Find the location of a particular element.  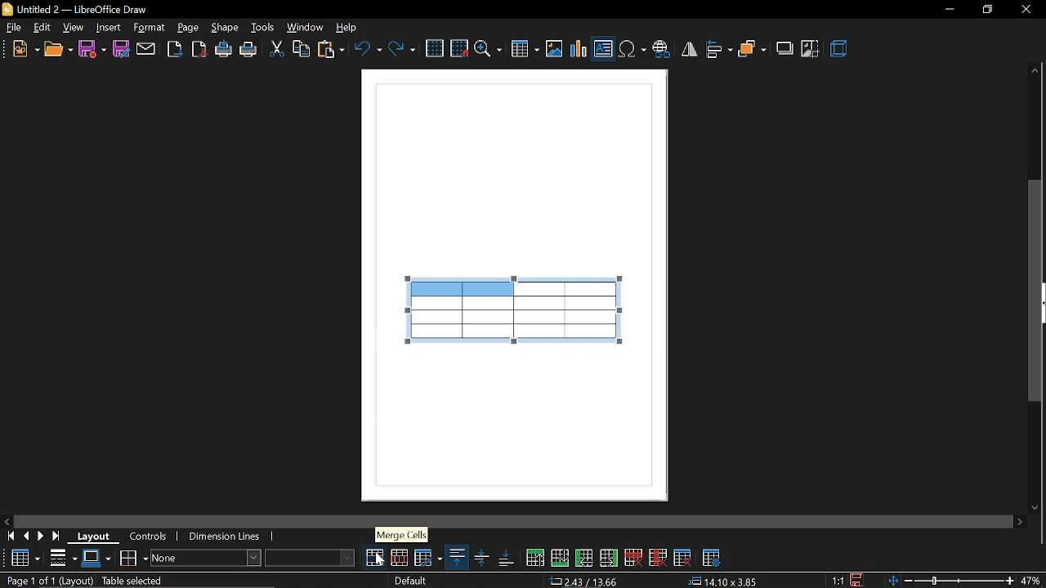

3d effects is located at coordinates (839, 49).